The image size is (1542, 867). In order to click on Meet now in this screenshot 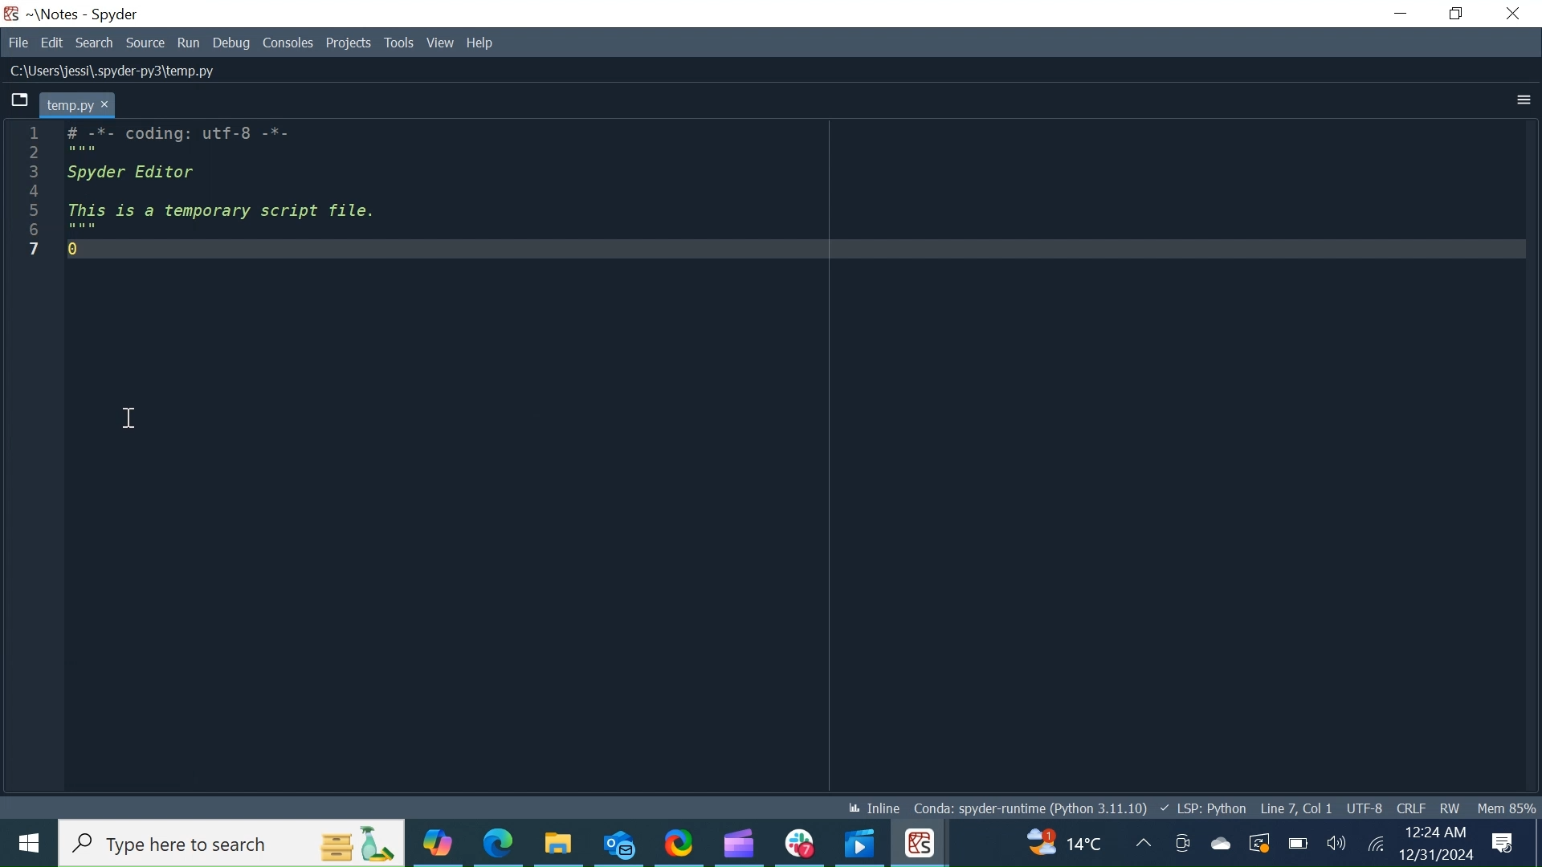, I will do `click(1183, 841)`.